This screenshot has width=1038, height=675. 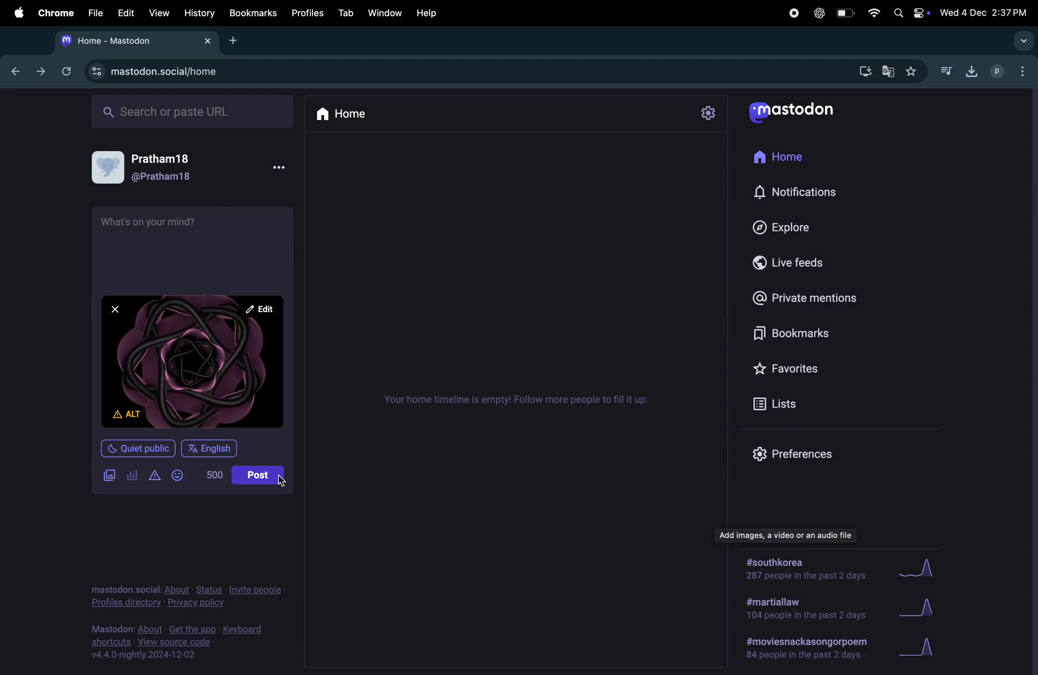 I want to click on drop down, so click(x=1021, y=40).